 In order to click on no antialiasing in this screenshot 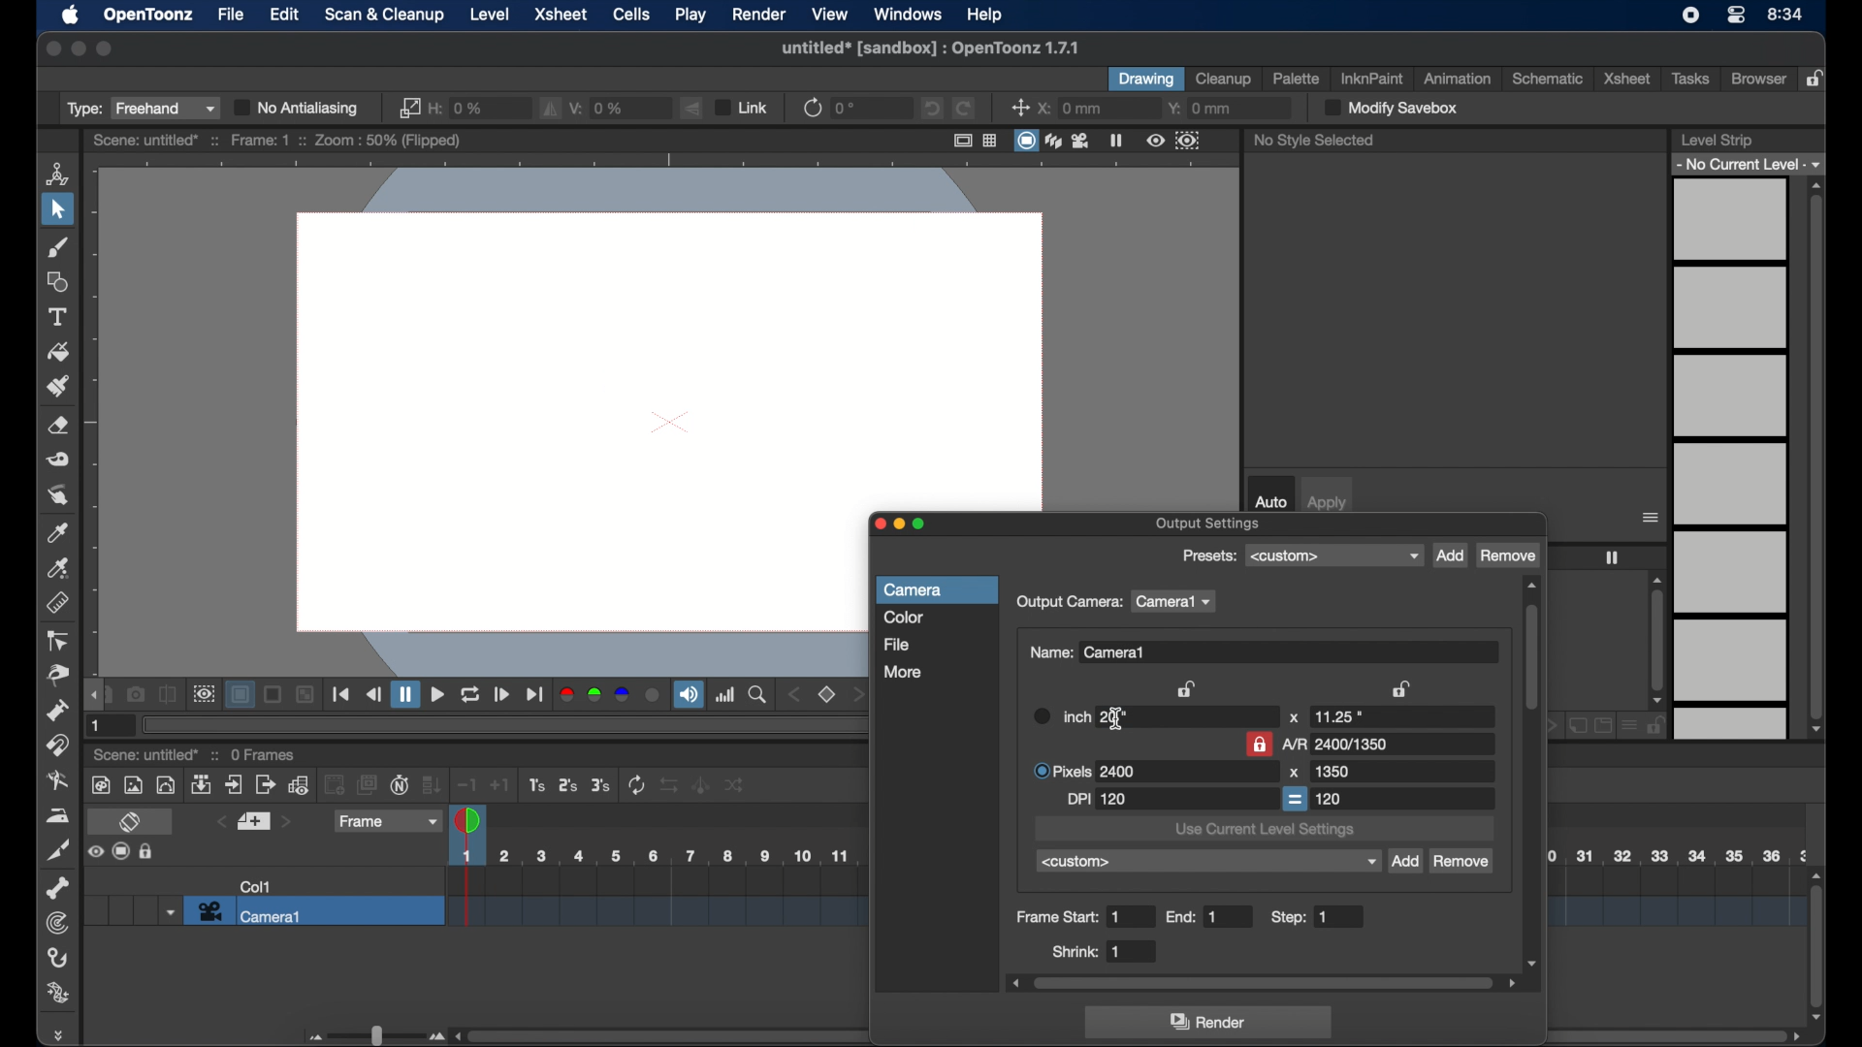, I will do `click(298, 108)`.